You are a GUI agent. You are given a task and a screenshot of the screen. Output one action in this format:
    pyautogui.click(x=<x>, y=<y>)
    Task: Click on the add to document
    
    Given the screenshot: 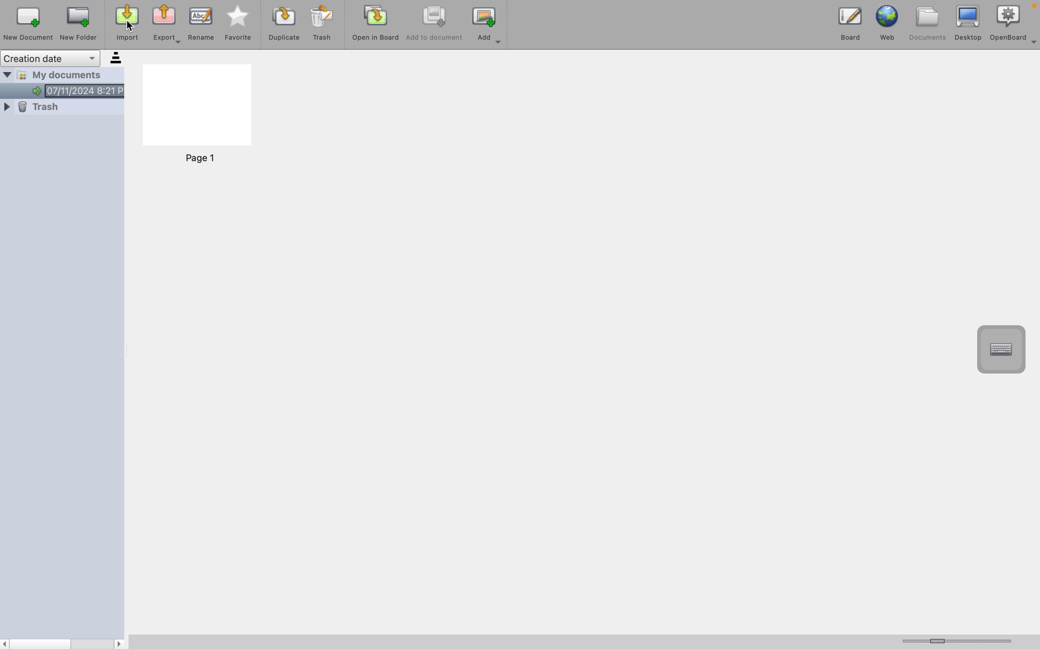 What is the action you would take?
    pyautogui.click(x=434, y=26)
    